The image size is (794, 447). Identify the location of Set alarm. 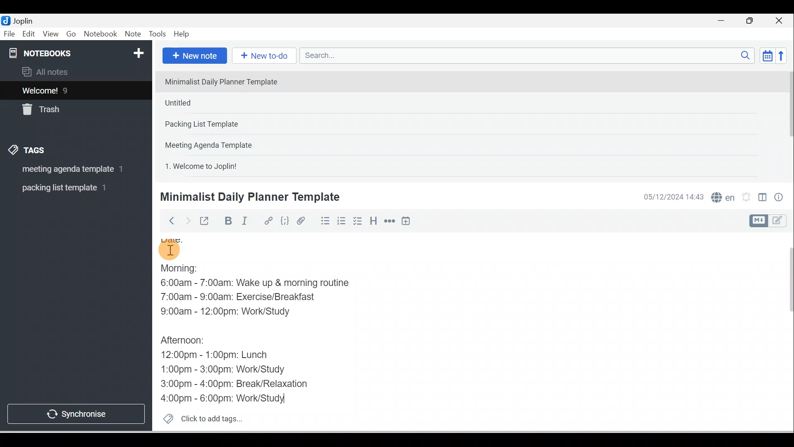
(745, 197).